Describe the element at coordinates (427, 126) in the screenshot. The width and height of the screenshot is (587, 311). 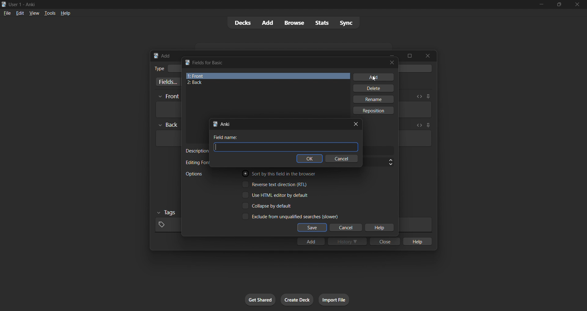
I see `Toggle sticky` at that location.